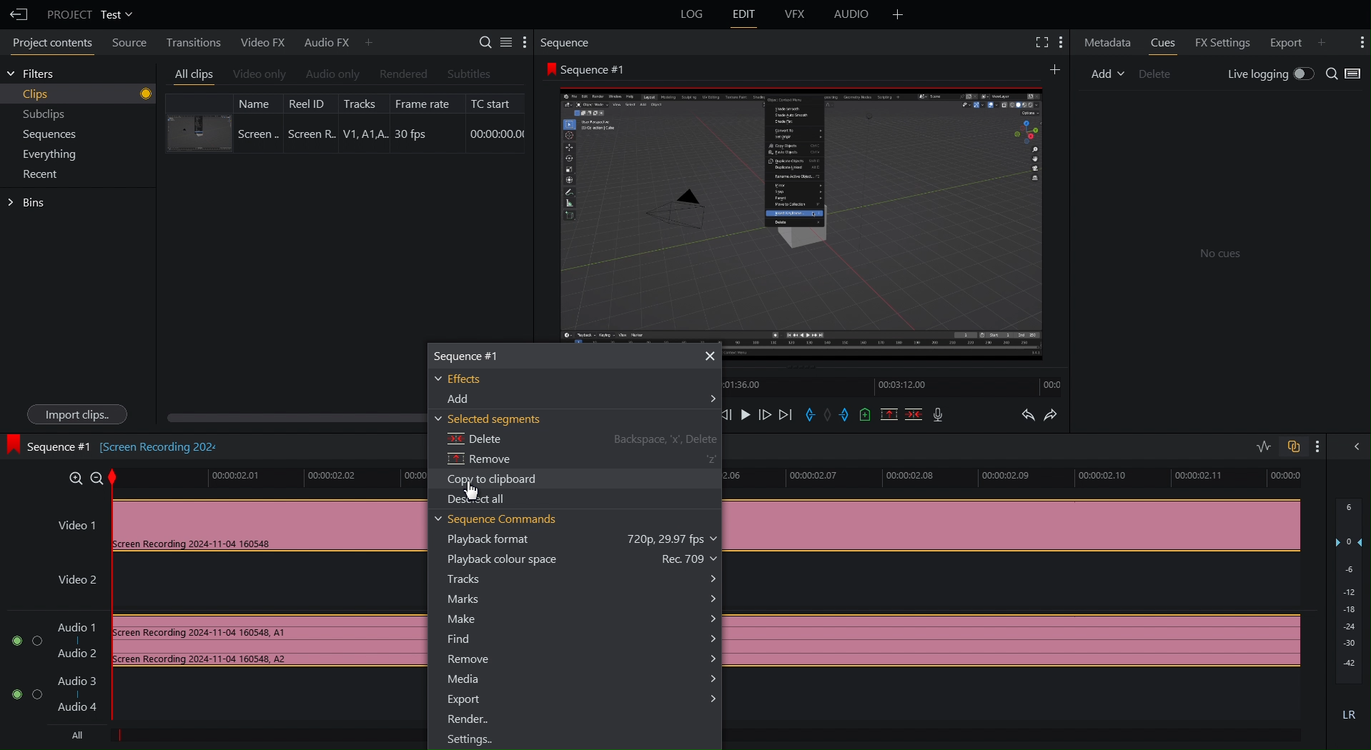 This screenshot has width=1371, height=750. Describe the element at coordinates (586, 598) in the screenshot. I see `Marks` at that location.